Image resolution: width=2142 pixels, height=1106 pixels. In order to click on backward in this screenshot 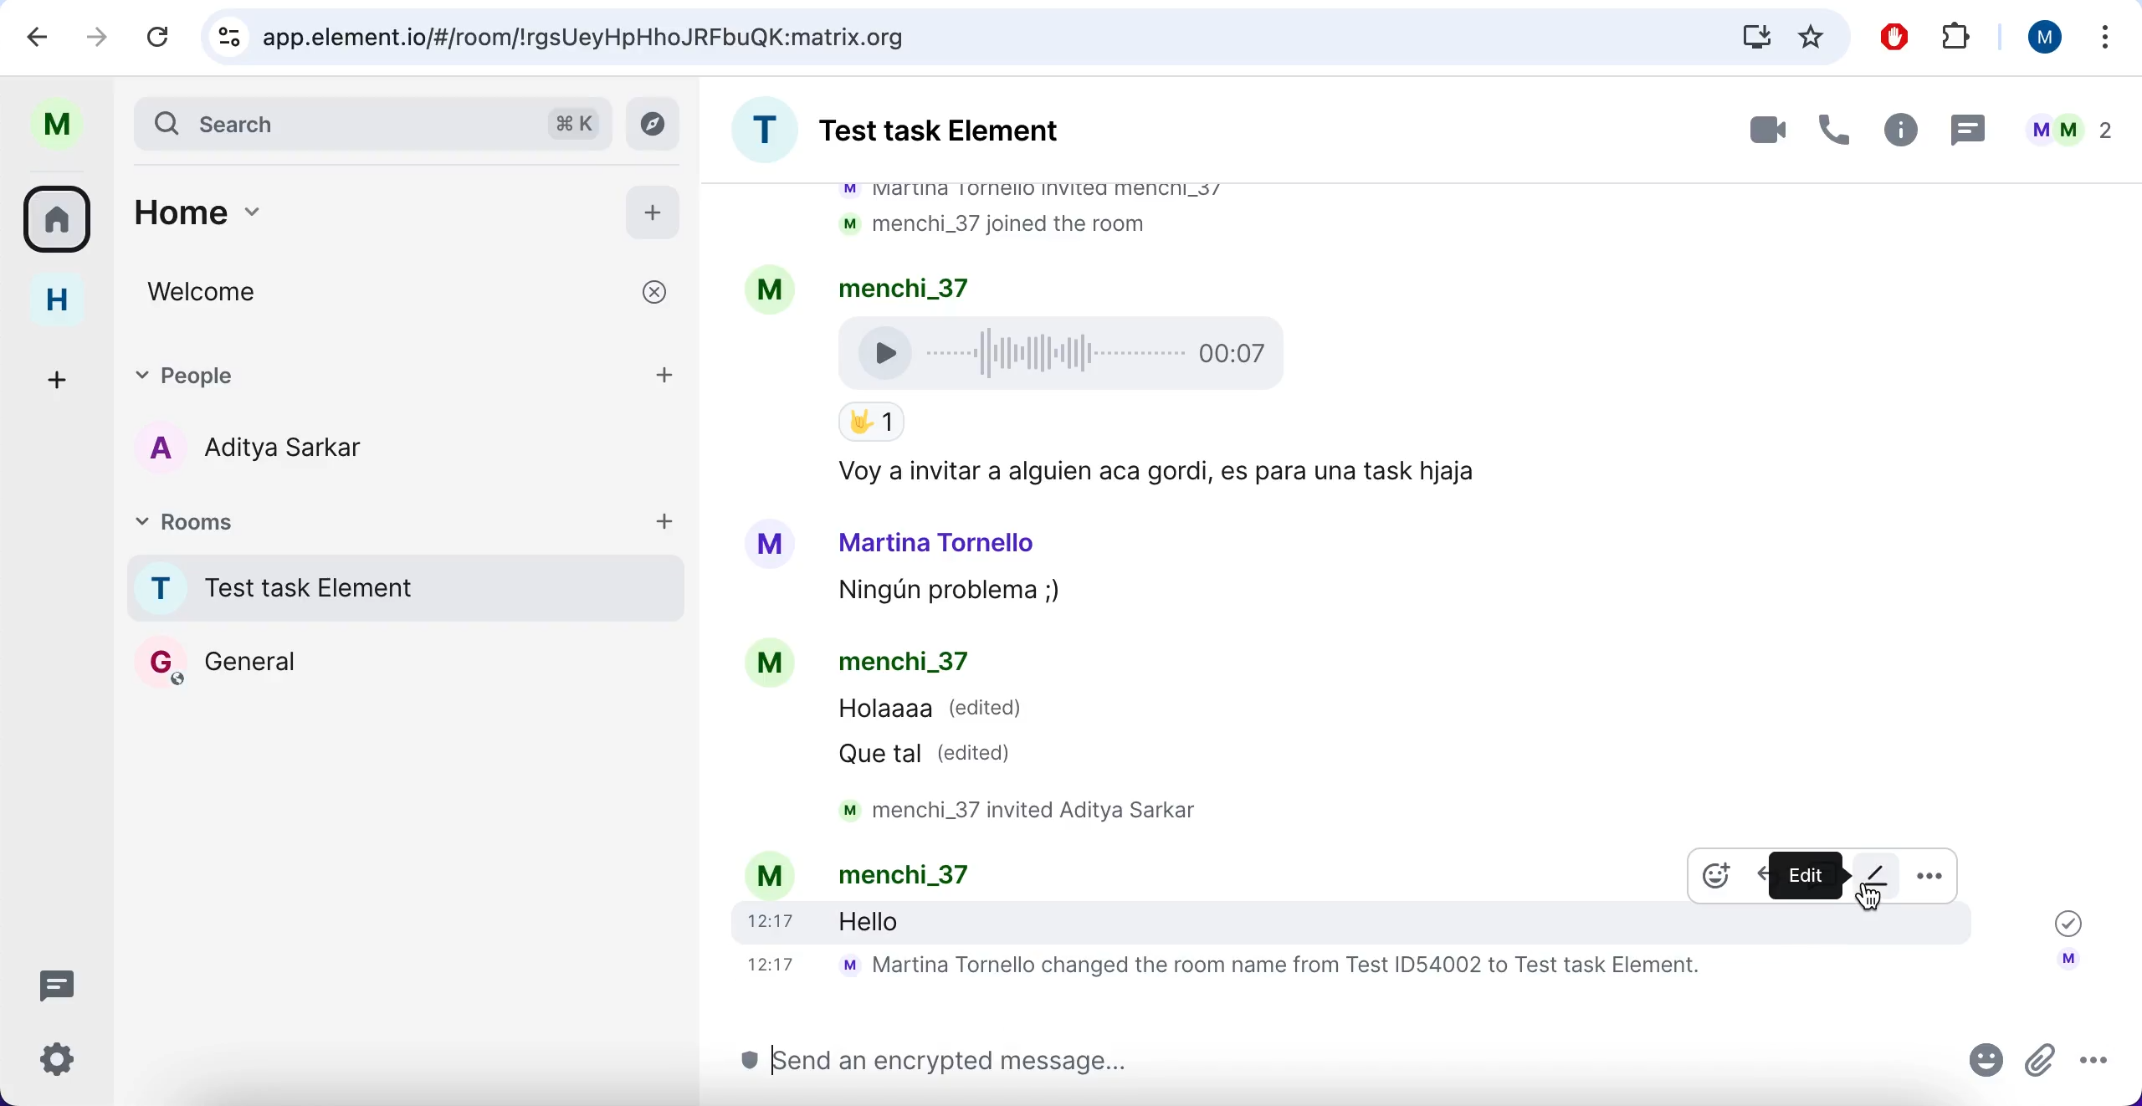, I will do `click(38, 39)`.